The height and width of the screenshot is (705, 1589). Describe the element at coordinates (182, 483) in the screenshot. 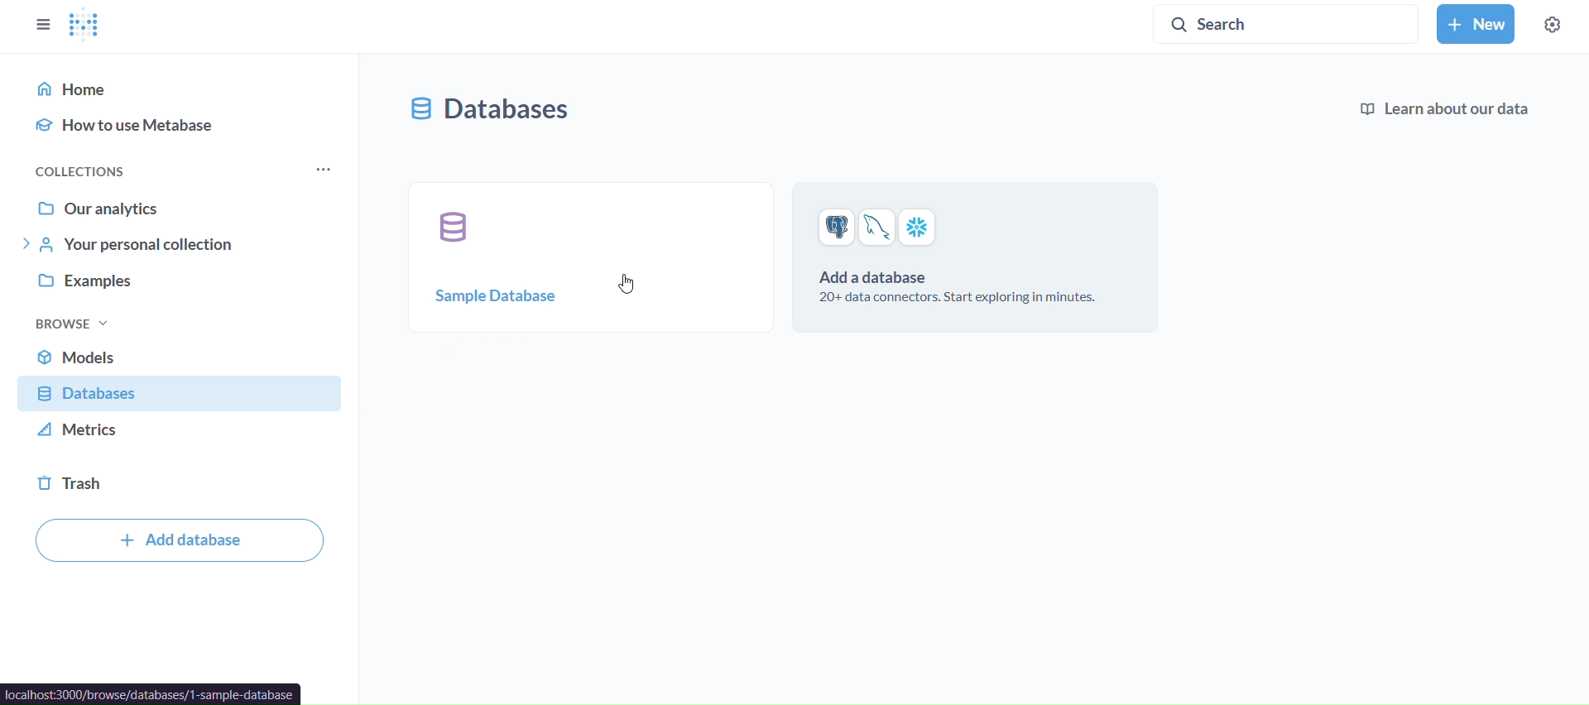

I see `trash` at that location.